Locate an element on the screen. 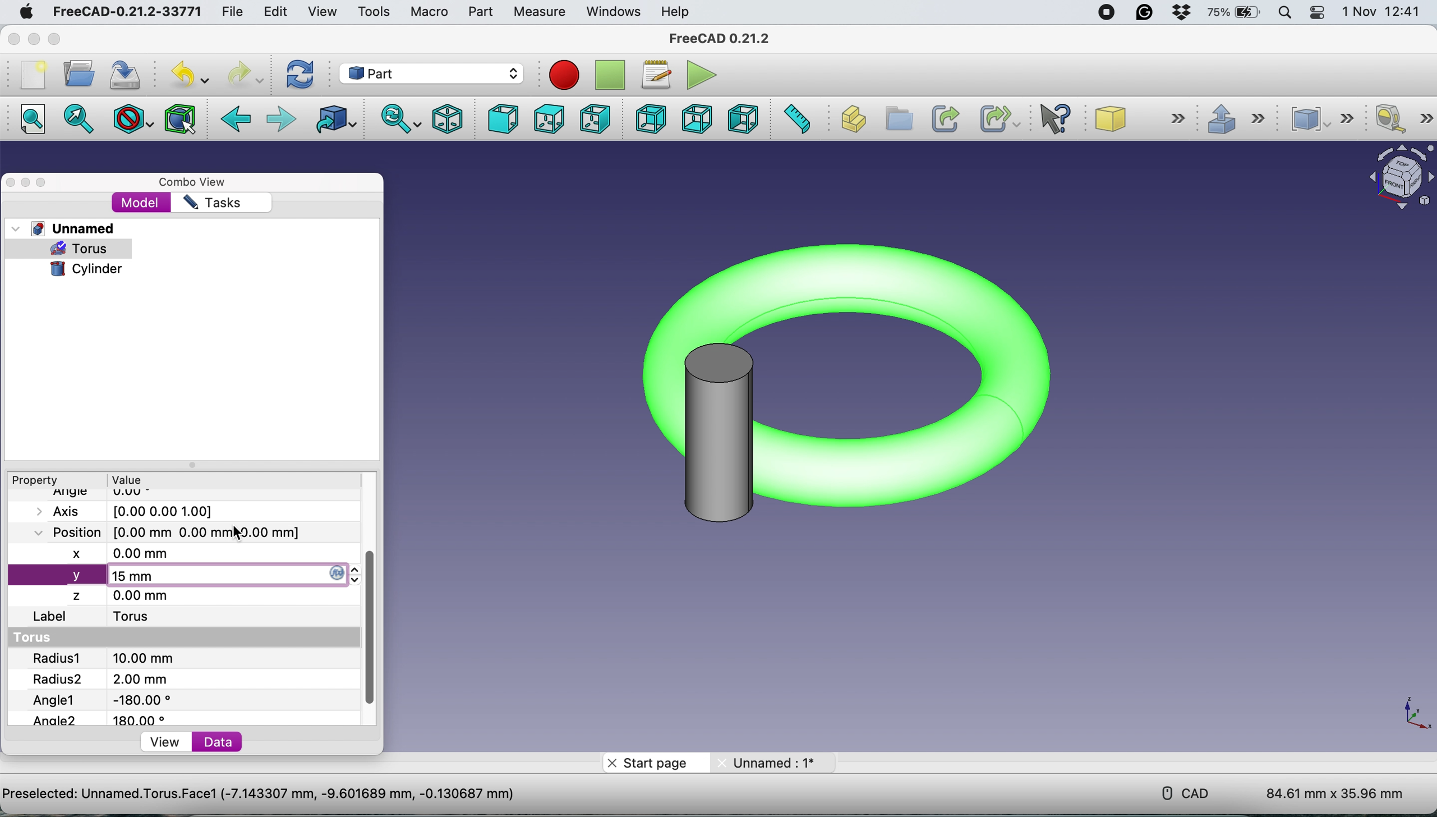 The image size is (1437, 817). bounding box is located at coordinates (182, 118).